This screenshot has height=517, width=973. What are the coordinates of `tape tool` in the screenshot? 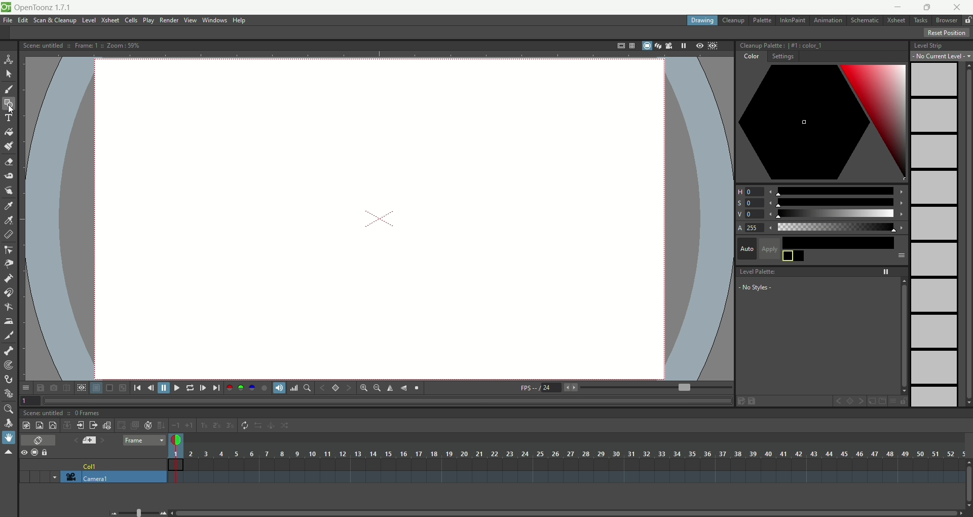 It's located at (8, 176).